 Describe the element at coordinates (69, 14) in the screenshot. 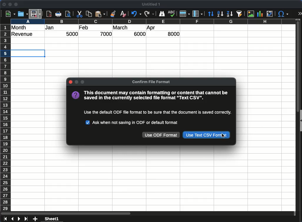

I see `print preview` at that location.